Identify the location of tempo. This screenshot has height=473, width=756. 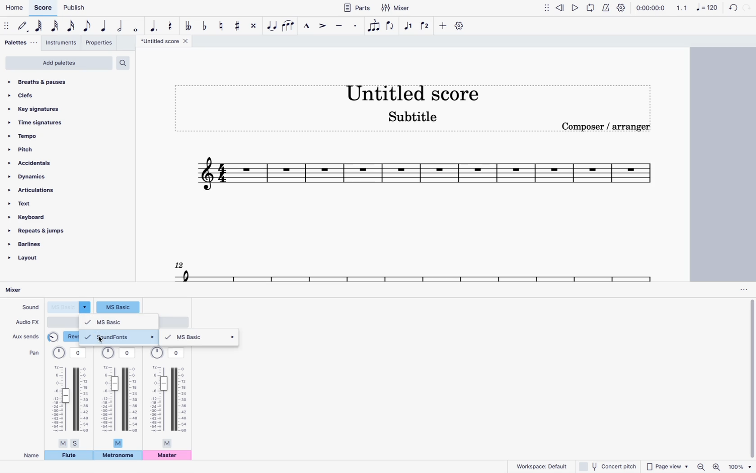
(42, 136).